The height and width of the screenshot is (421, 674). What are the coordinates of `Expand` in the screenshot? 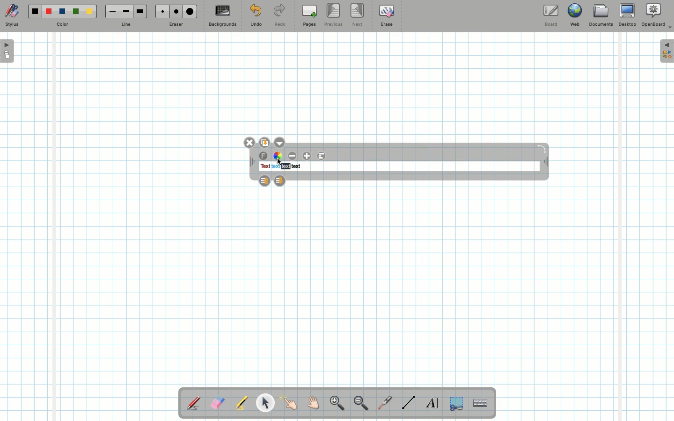 It's located at (667, 51).